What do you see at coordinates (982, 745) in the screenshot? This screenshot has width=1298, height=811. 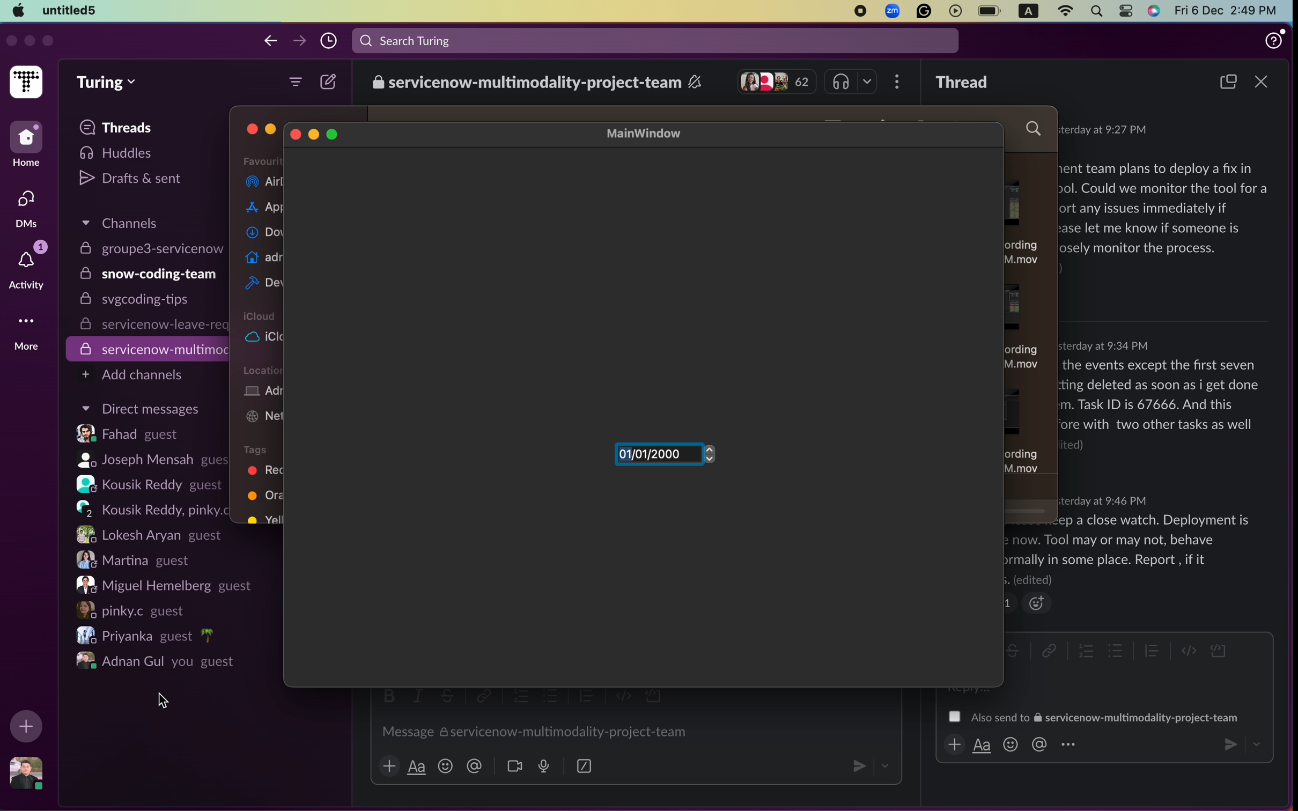 I see `underline` at bounding box center [982, 745].